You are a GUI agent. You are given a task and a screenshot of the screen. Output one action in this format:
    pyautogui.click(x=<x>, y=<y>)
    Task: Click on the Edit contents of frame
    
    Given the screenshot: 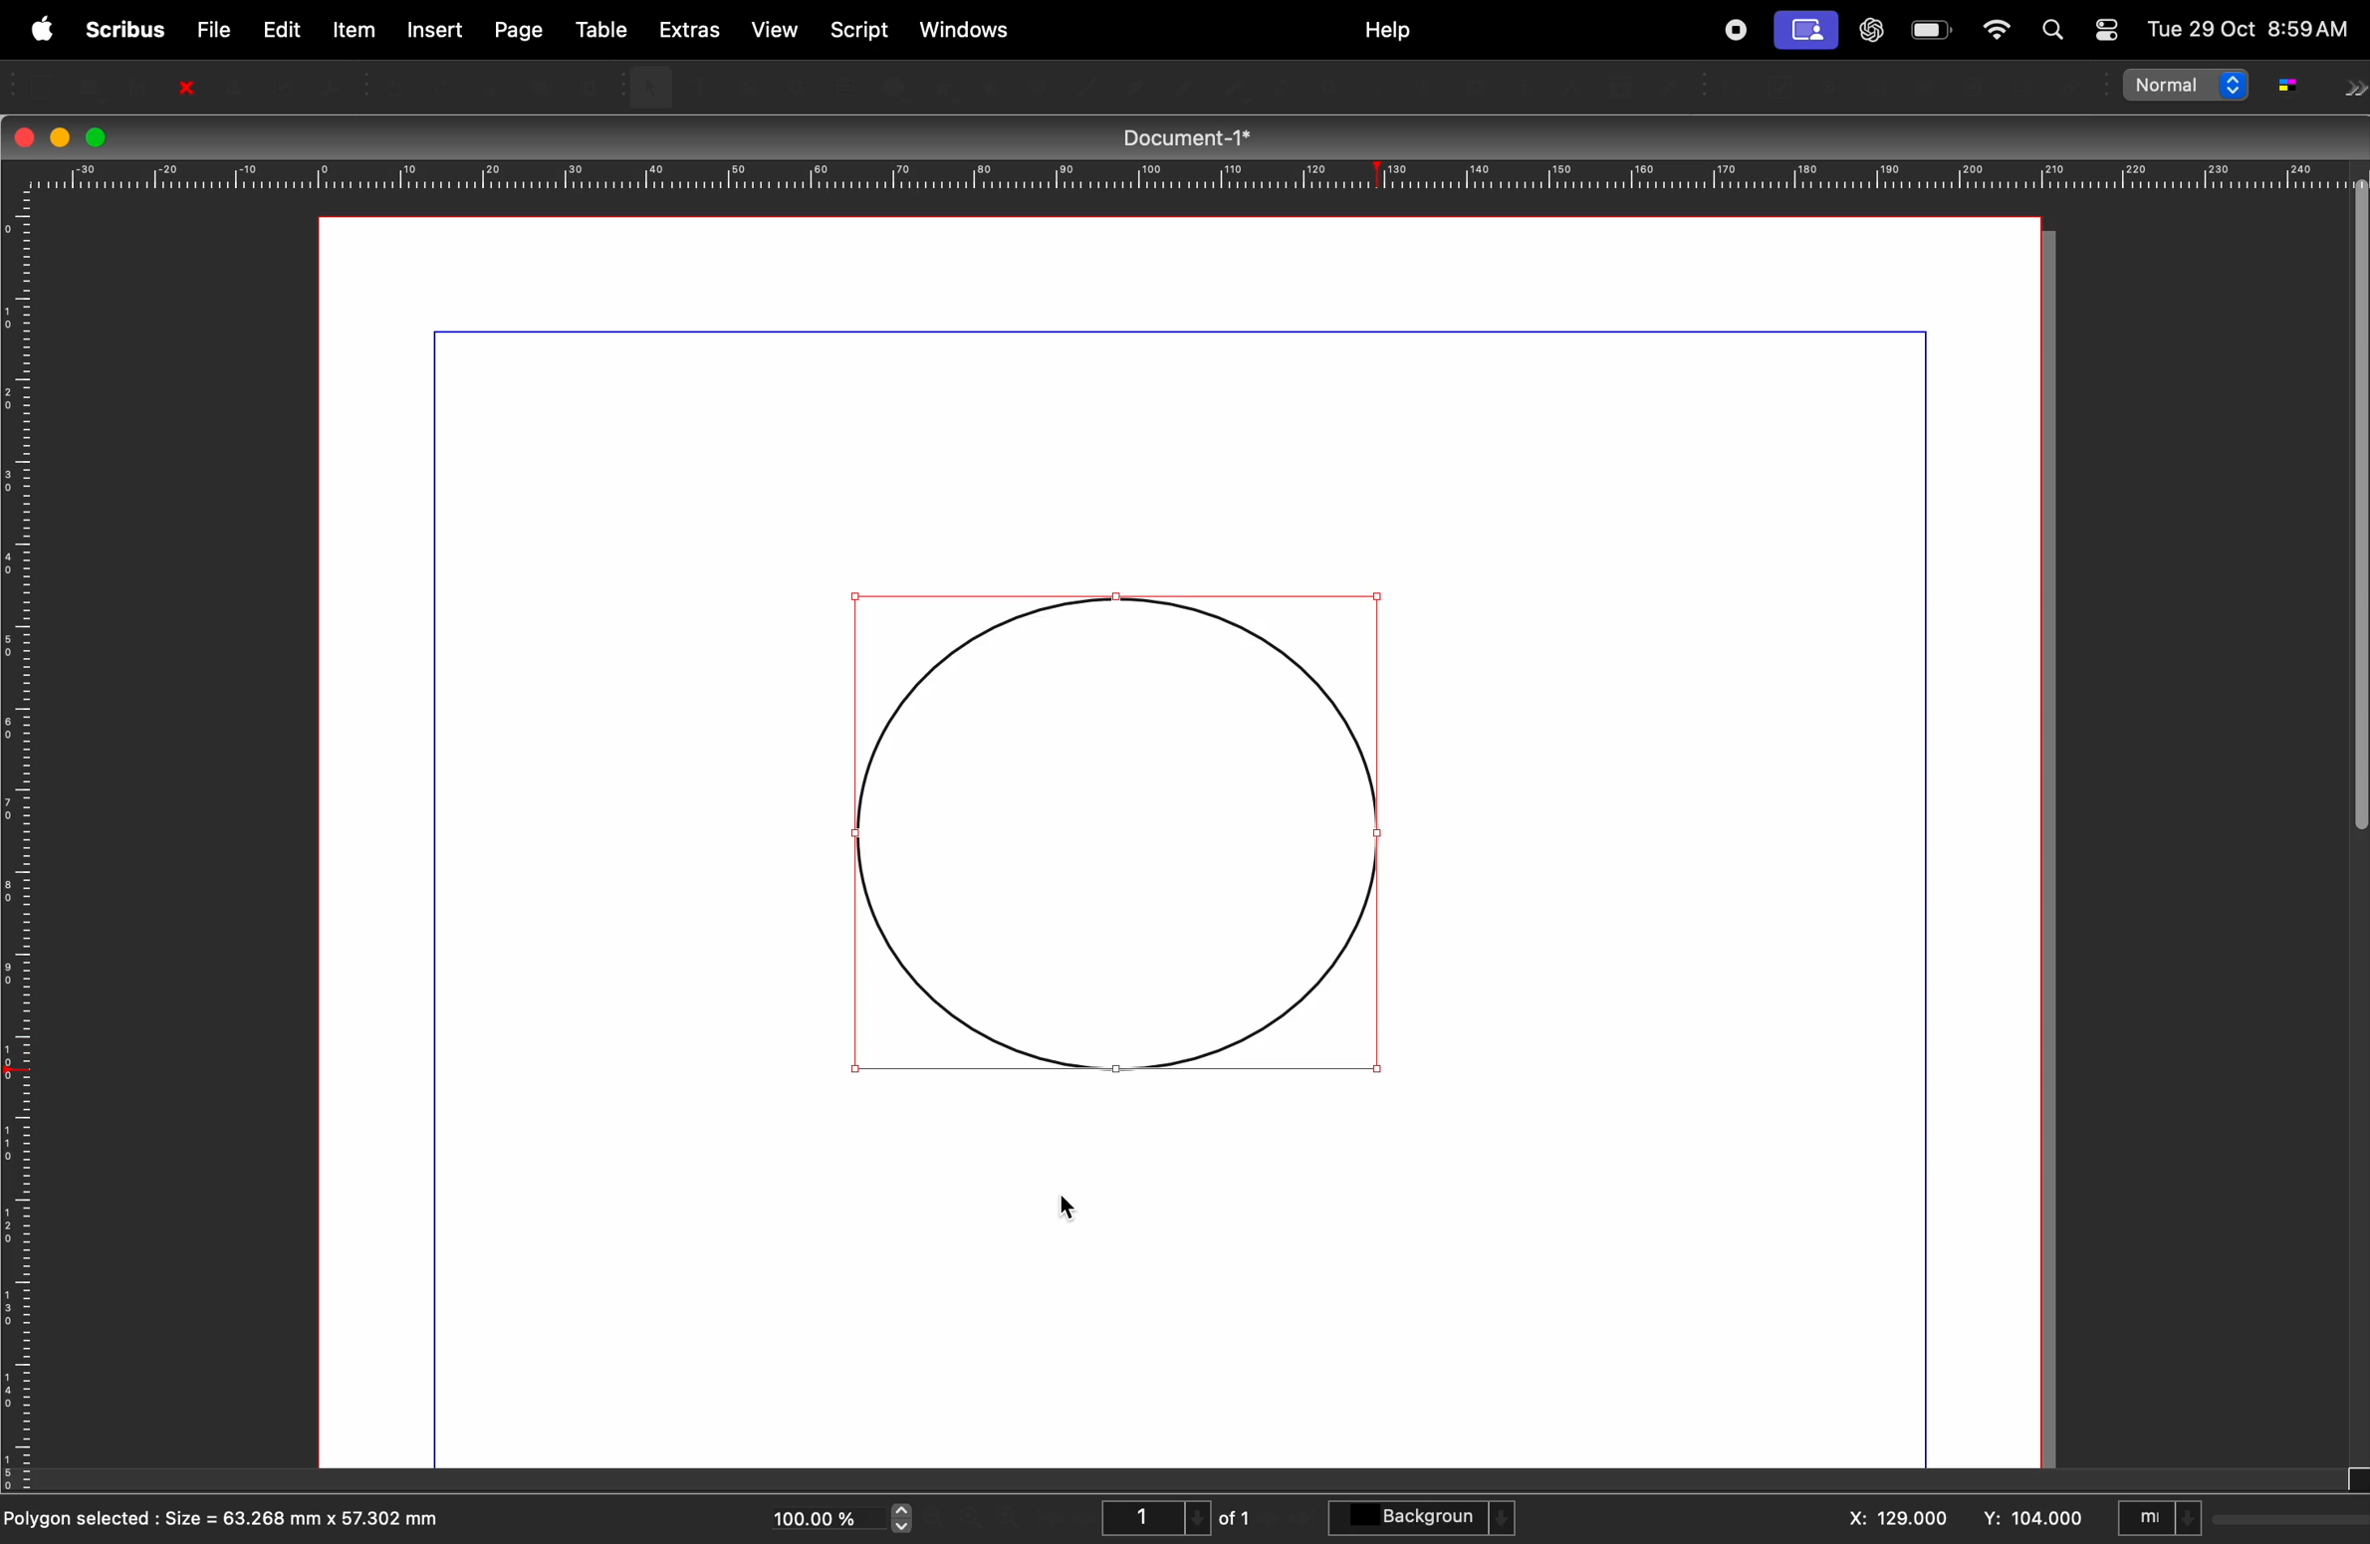 What is the action you would take?
    pyautogui.click(x=1377, y=88)
    